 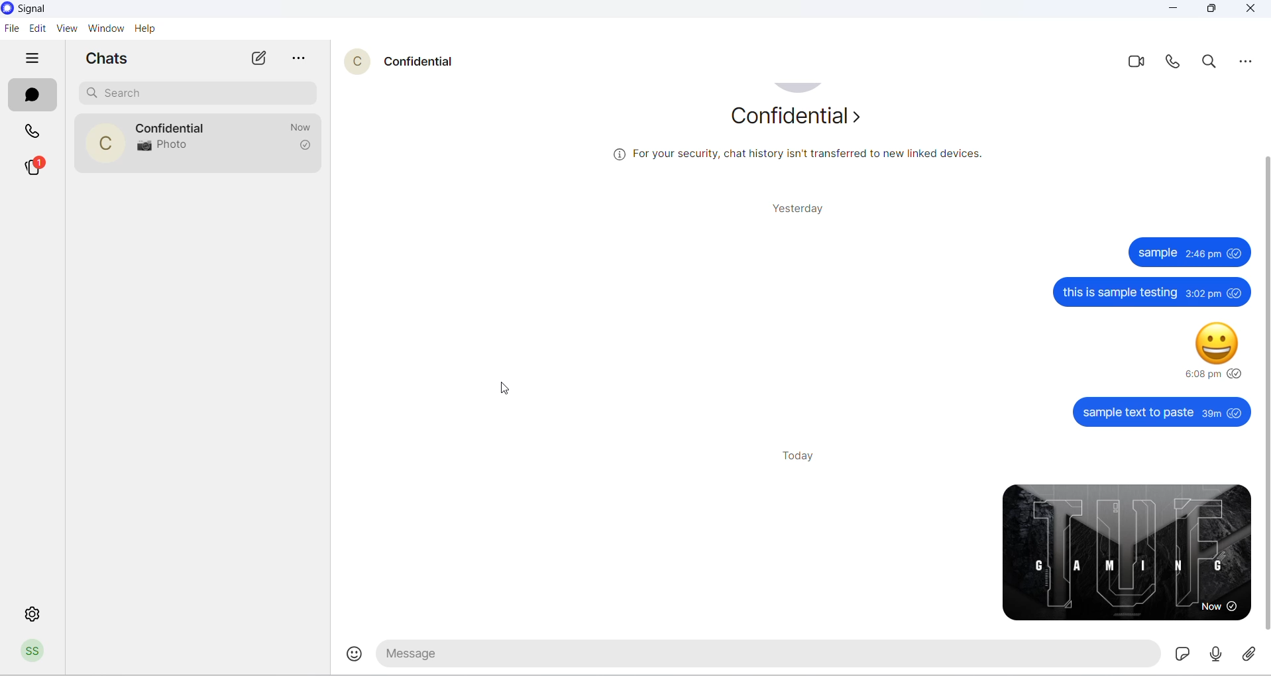 What do you see at coordinates (174, 126) in the screenshot?
I see `contact name` at bounding box center [174, 126].